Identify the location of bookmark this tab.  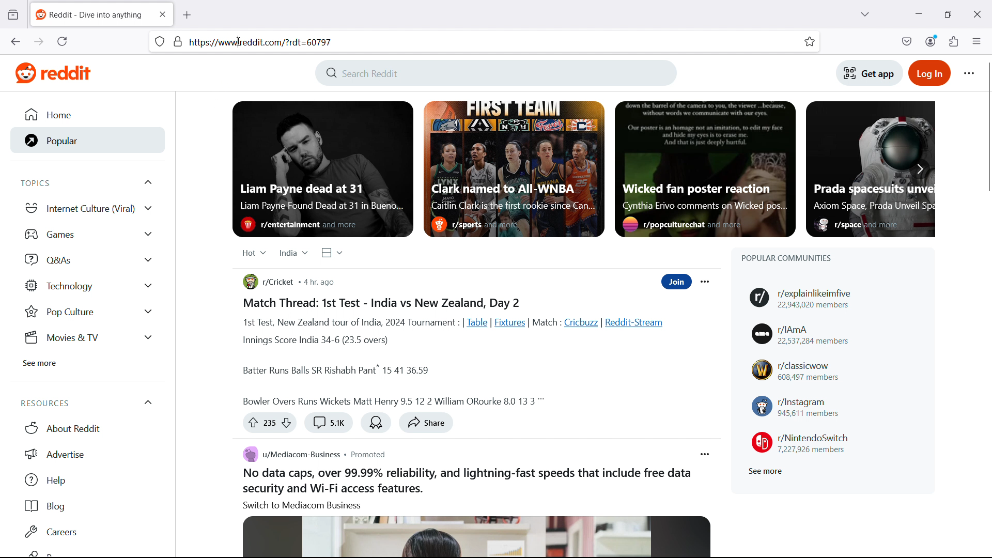
(809, 41).